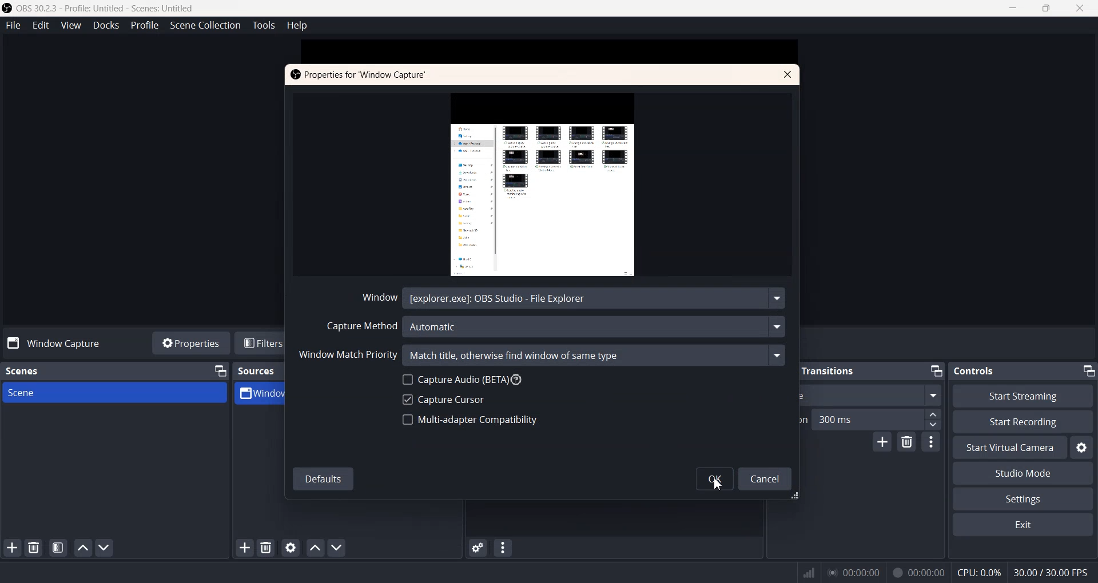 The image size is (1098, 583). What do you see at coordinates (264, 26) in the screenshot?
I see `Tools` at bounding box center [264, 26].